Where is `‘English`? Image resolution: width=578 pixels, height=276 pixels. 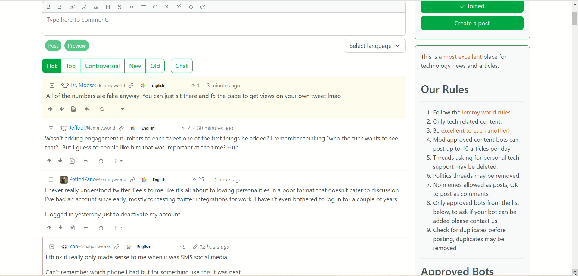 ‘English is located at coordinates (143, 247).